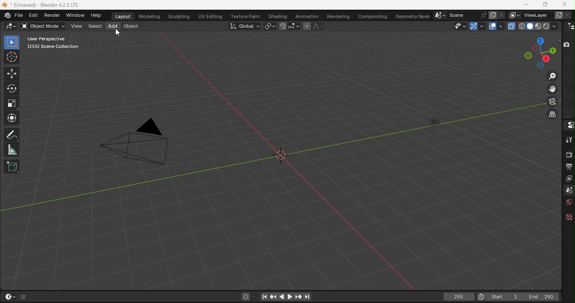  I want to click on Proportional editing objects, so click(306, 26).